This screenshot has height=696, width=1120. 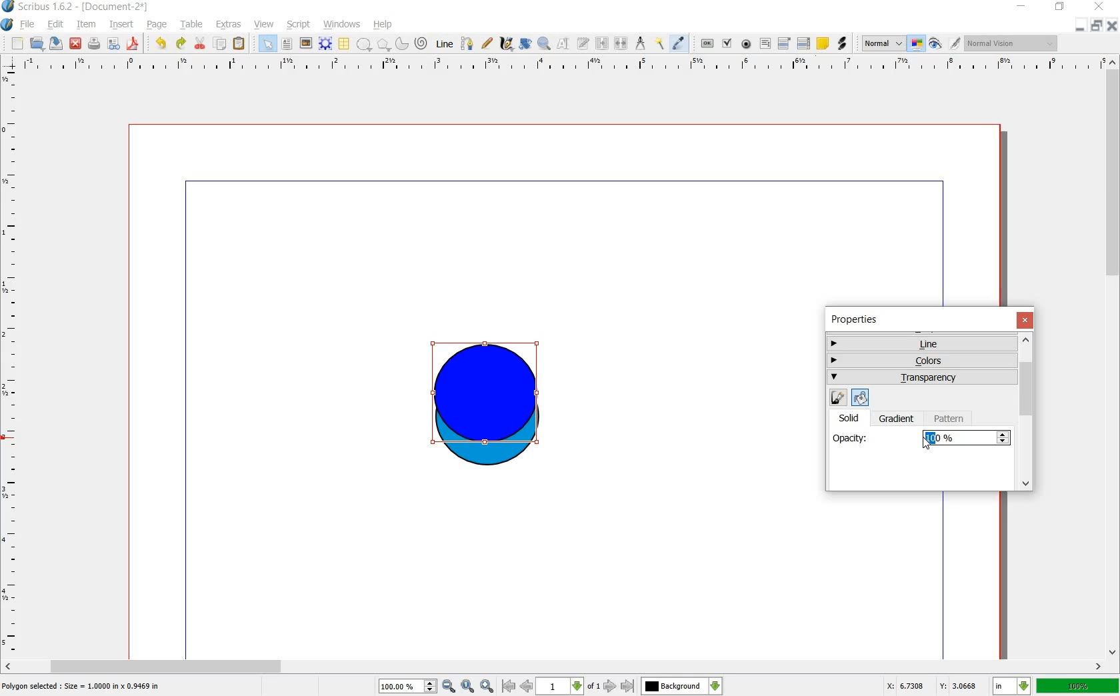 I want to click on pdf push button, so click(x=707, y=44).